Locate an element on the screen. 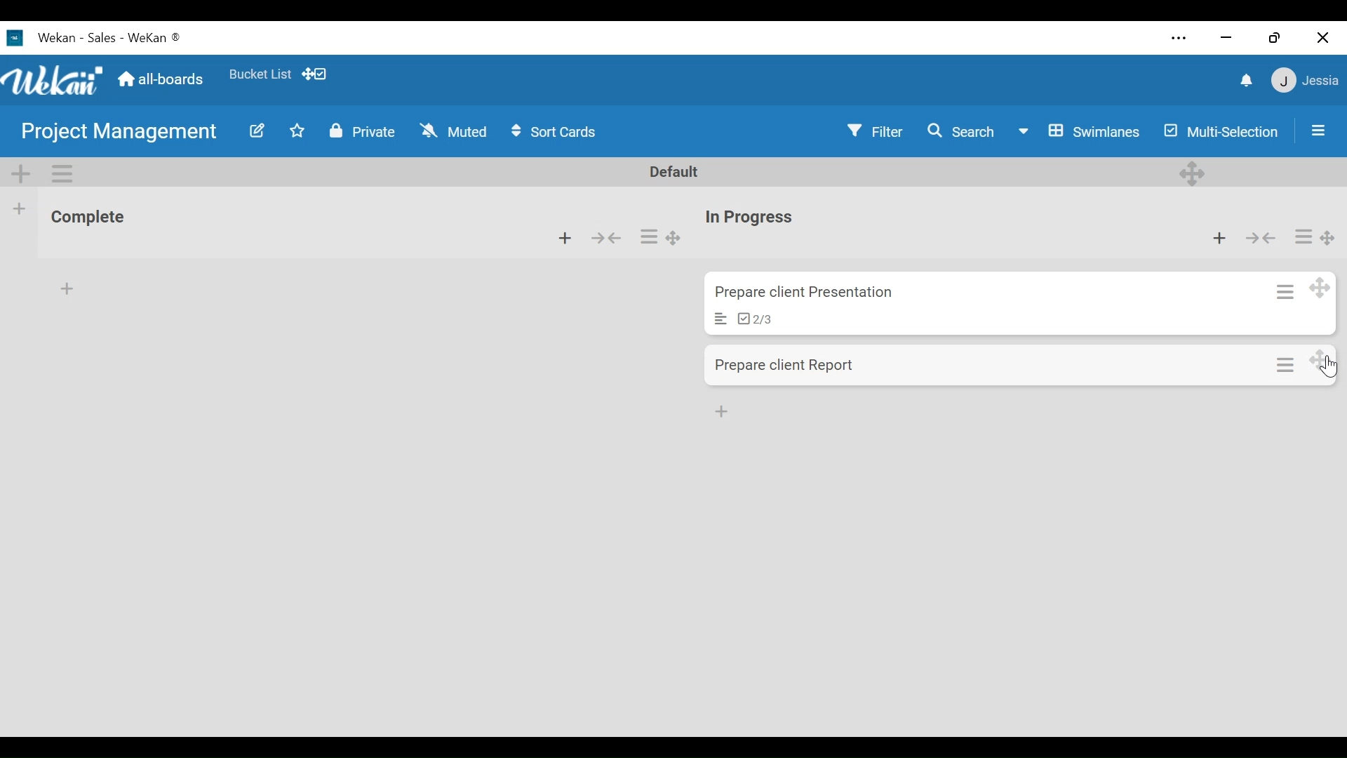 The height and width of the screenshot is (758, 1347). Add Swimlane is located at coordinates (24, 172).